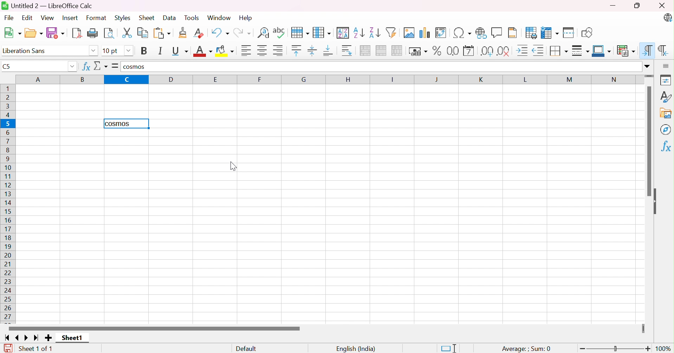 The height and width of the screenshot is (353, 674). I want to click on Italic, so click(161, 51).